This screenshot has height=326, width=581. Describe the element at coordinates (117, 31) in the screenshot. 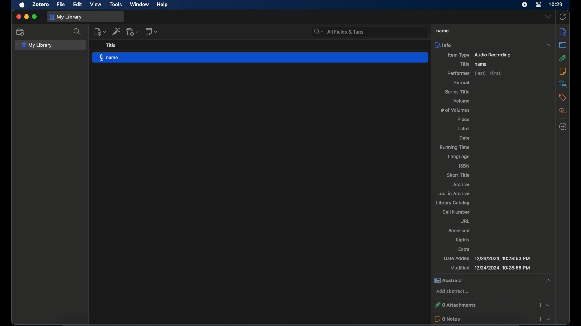

I see `add item by identifier` at that location.